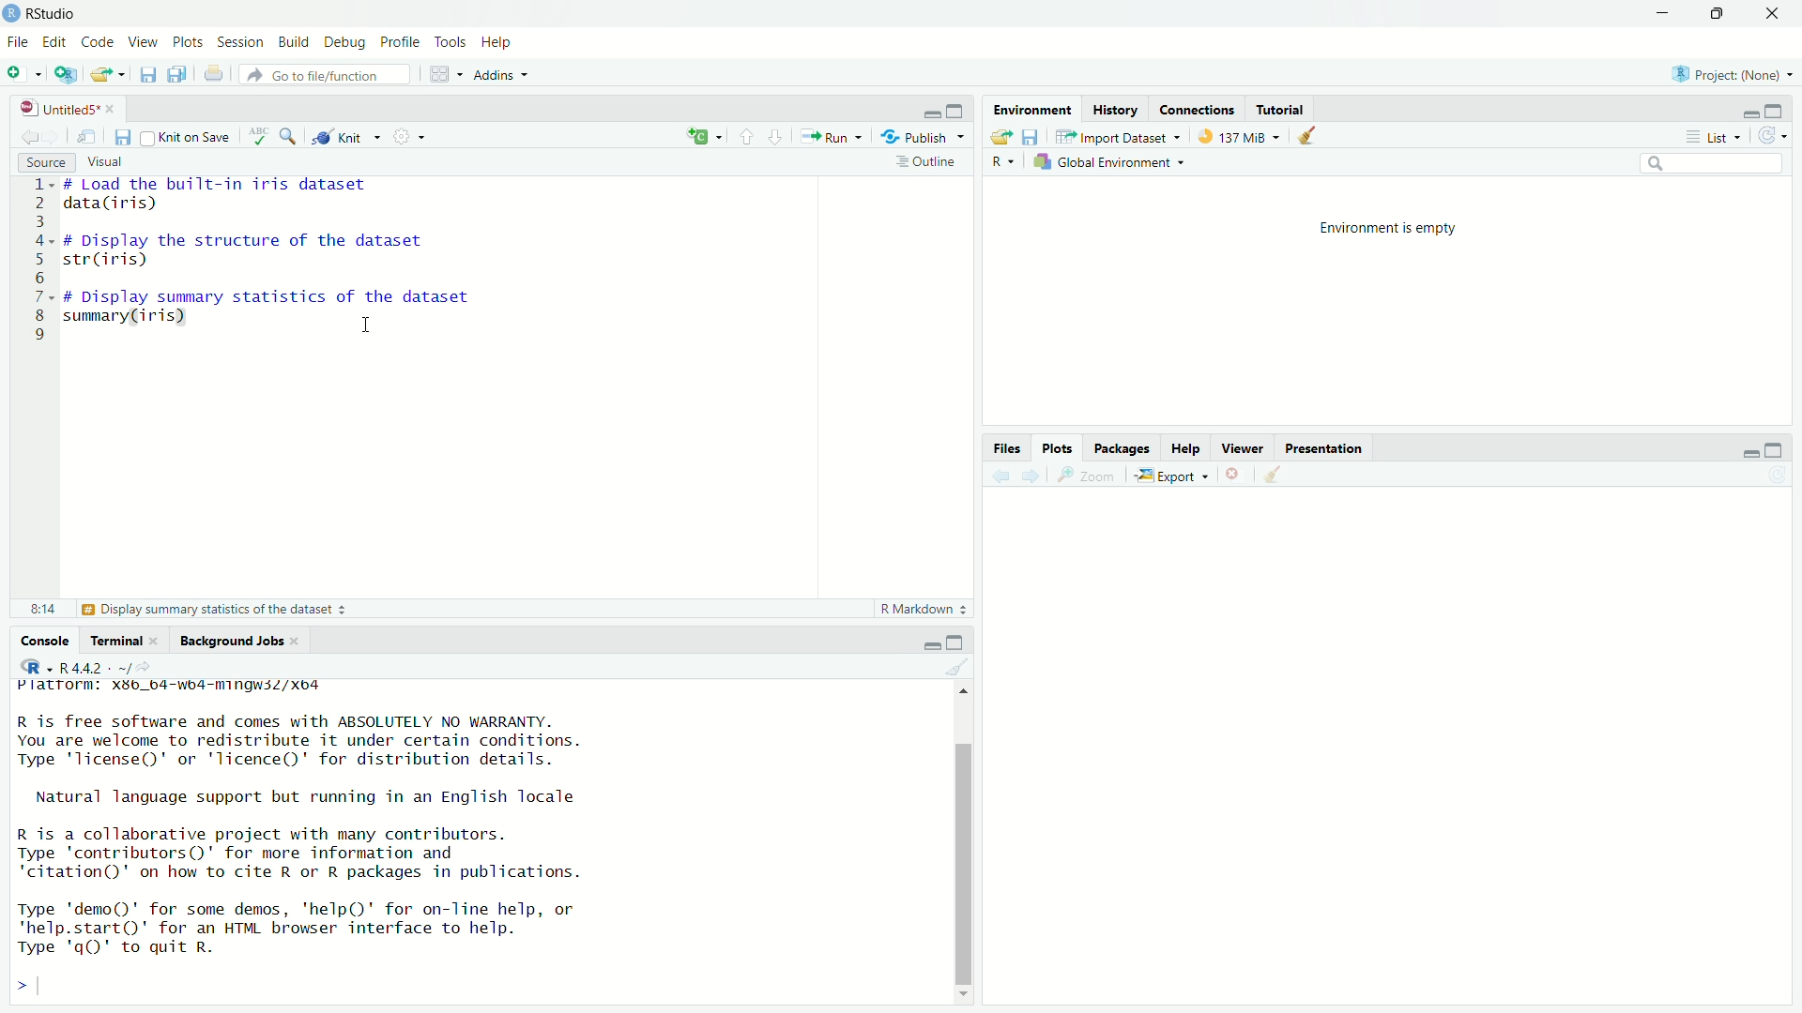 This screenshot has width=1802, height=1013. What do you see at coordinates (189, 41) in the screenshot?
I see `Plots` at bounding box center [189, 41].